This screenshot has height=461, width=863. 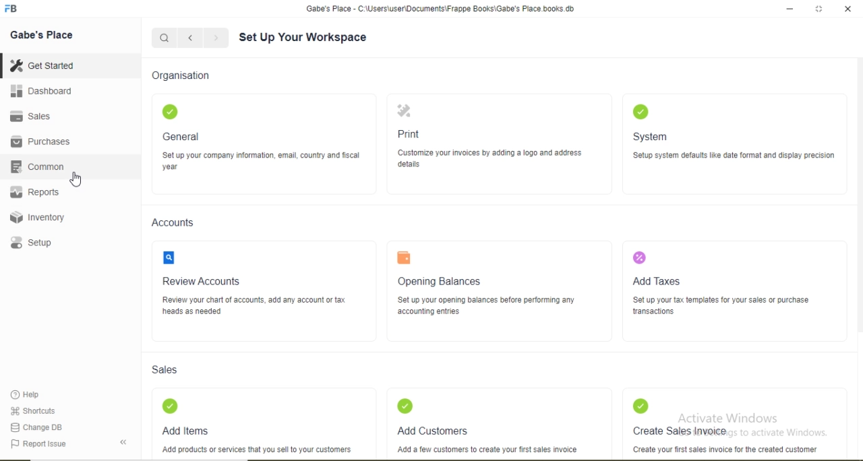 I want to click on Add Items, so click(x=185, y=431).